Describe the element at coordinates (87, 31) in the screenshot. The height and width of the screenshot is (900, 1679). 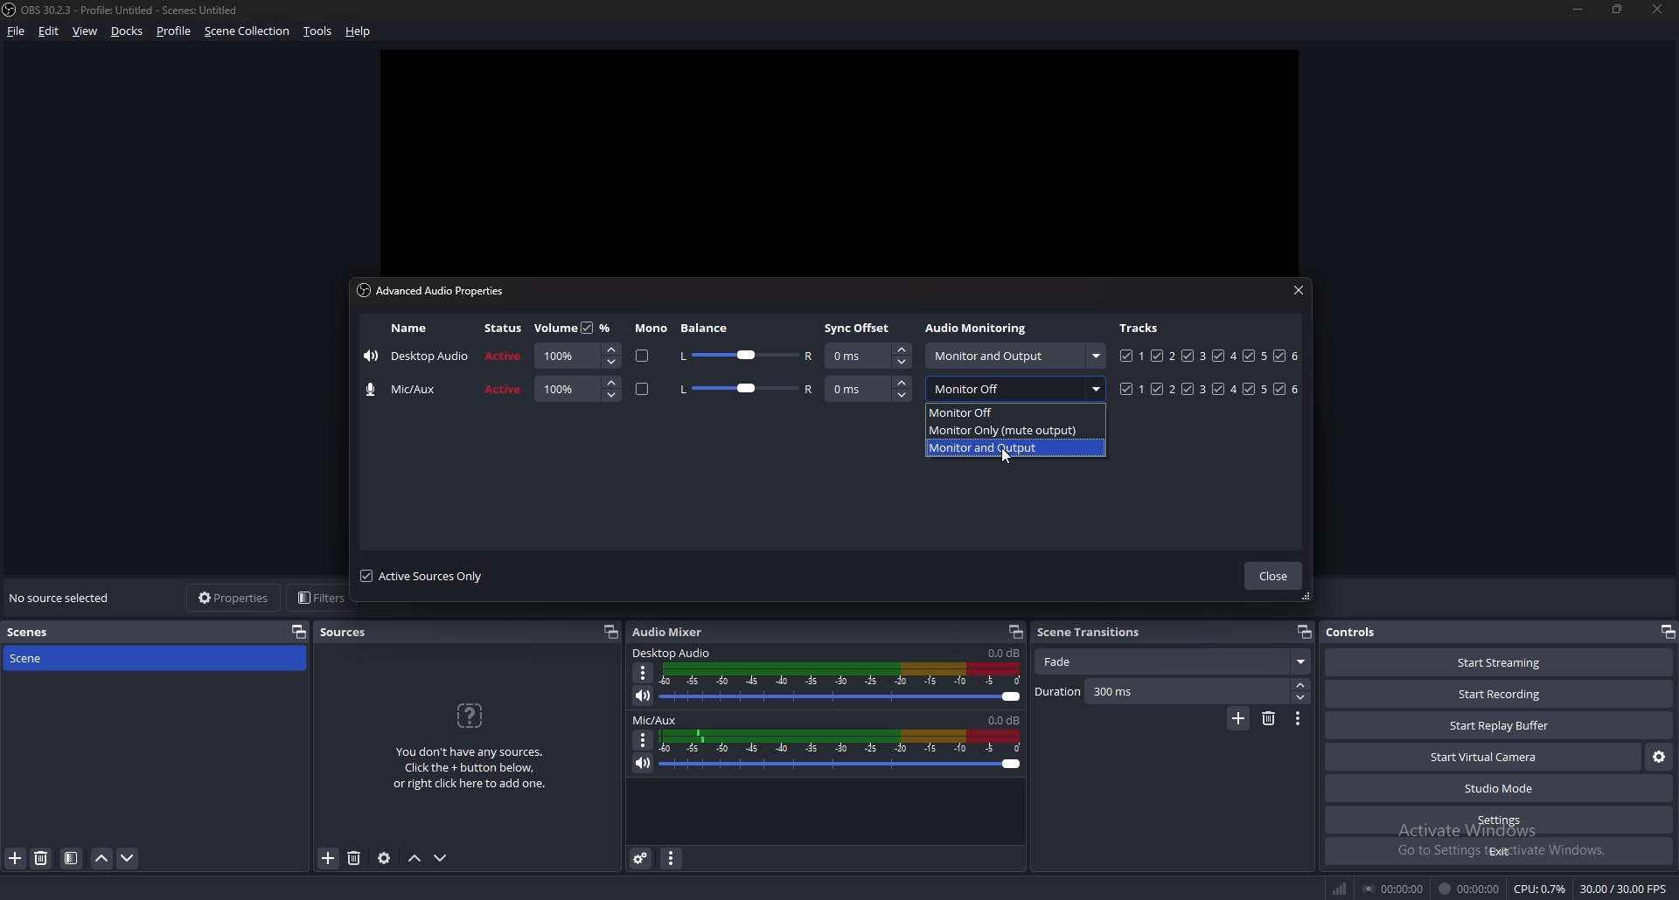
I see `view` at that location.